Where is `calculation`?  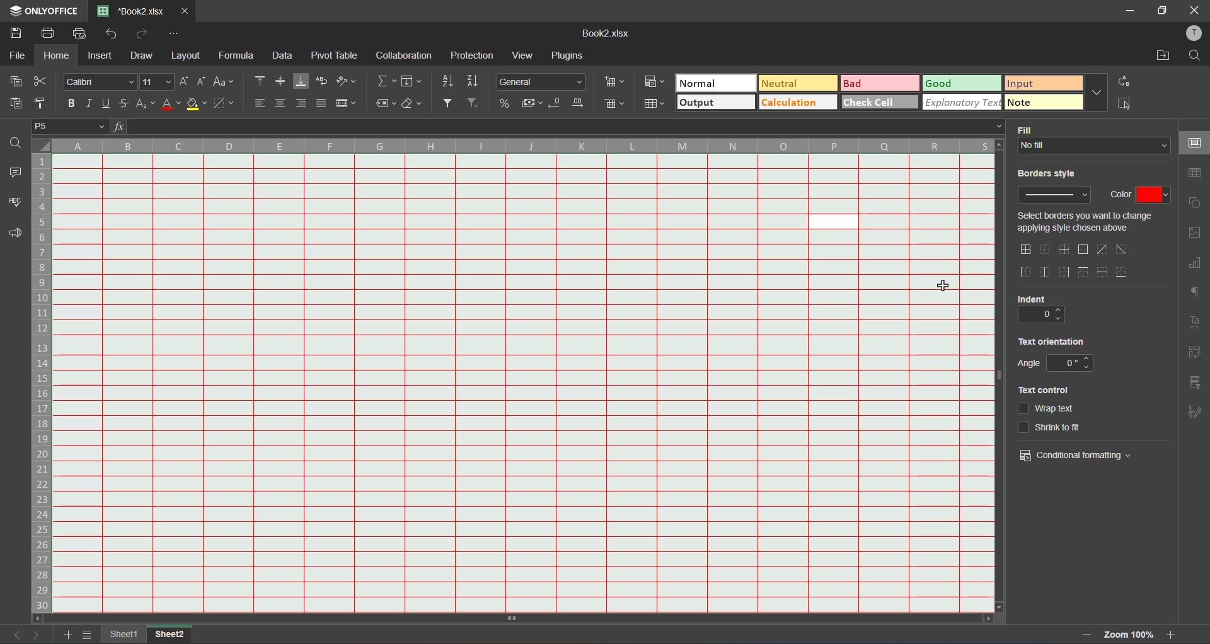
calculation is located at coordinates (795, 103).